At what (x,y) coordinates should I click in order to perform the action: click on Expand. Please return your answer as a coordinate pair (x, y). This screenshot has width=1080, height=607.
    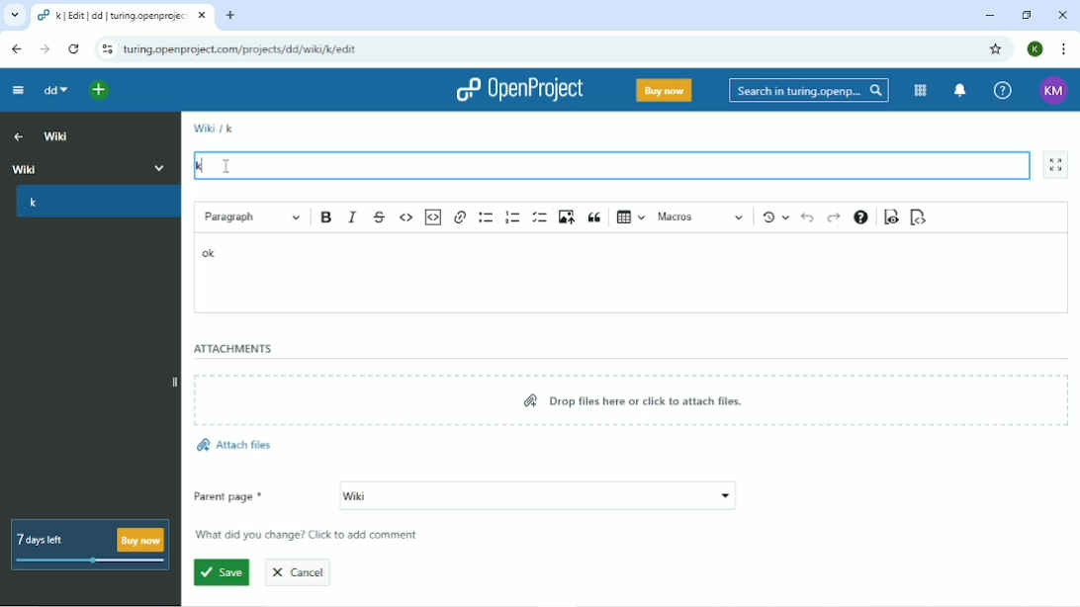
    Looking at the image, I should click on (174, 381).